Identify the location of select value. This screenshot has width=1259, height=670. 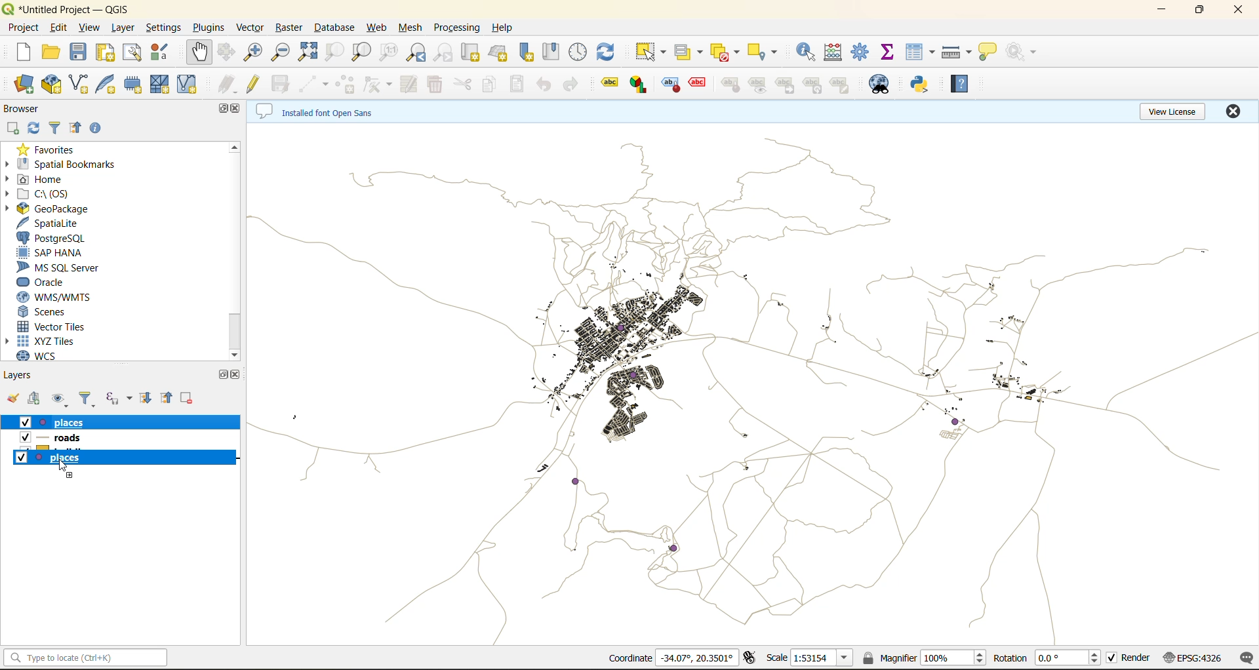
(691, 50).